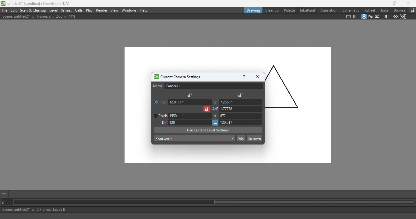 This screenshot has width=416, height=219. What do you see at coordinates (298, 118) in the screenshot?
I see `canvas` at bounding box center [298, 118].